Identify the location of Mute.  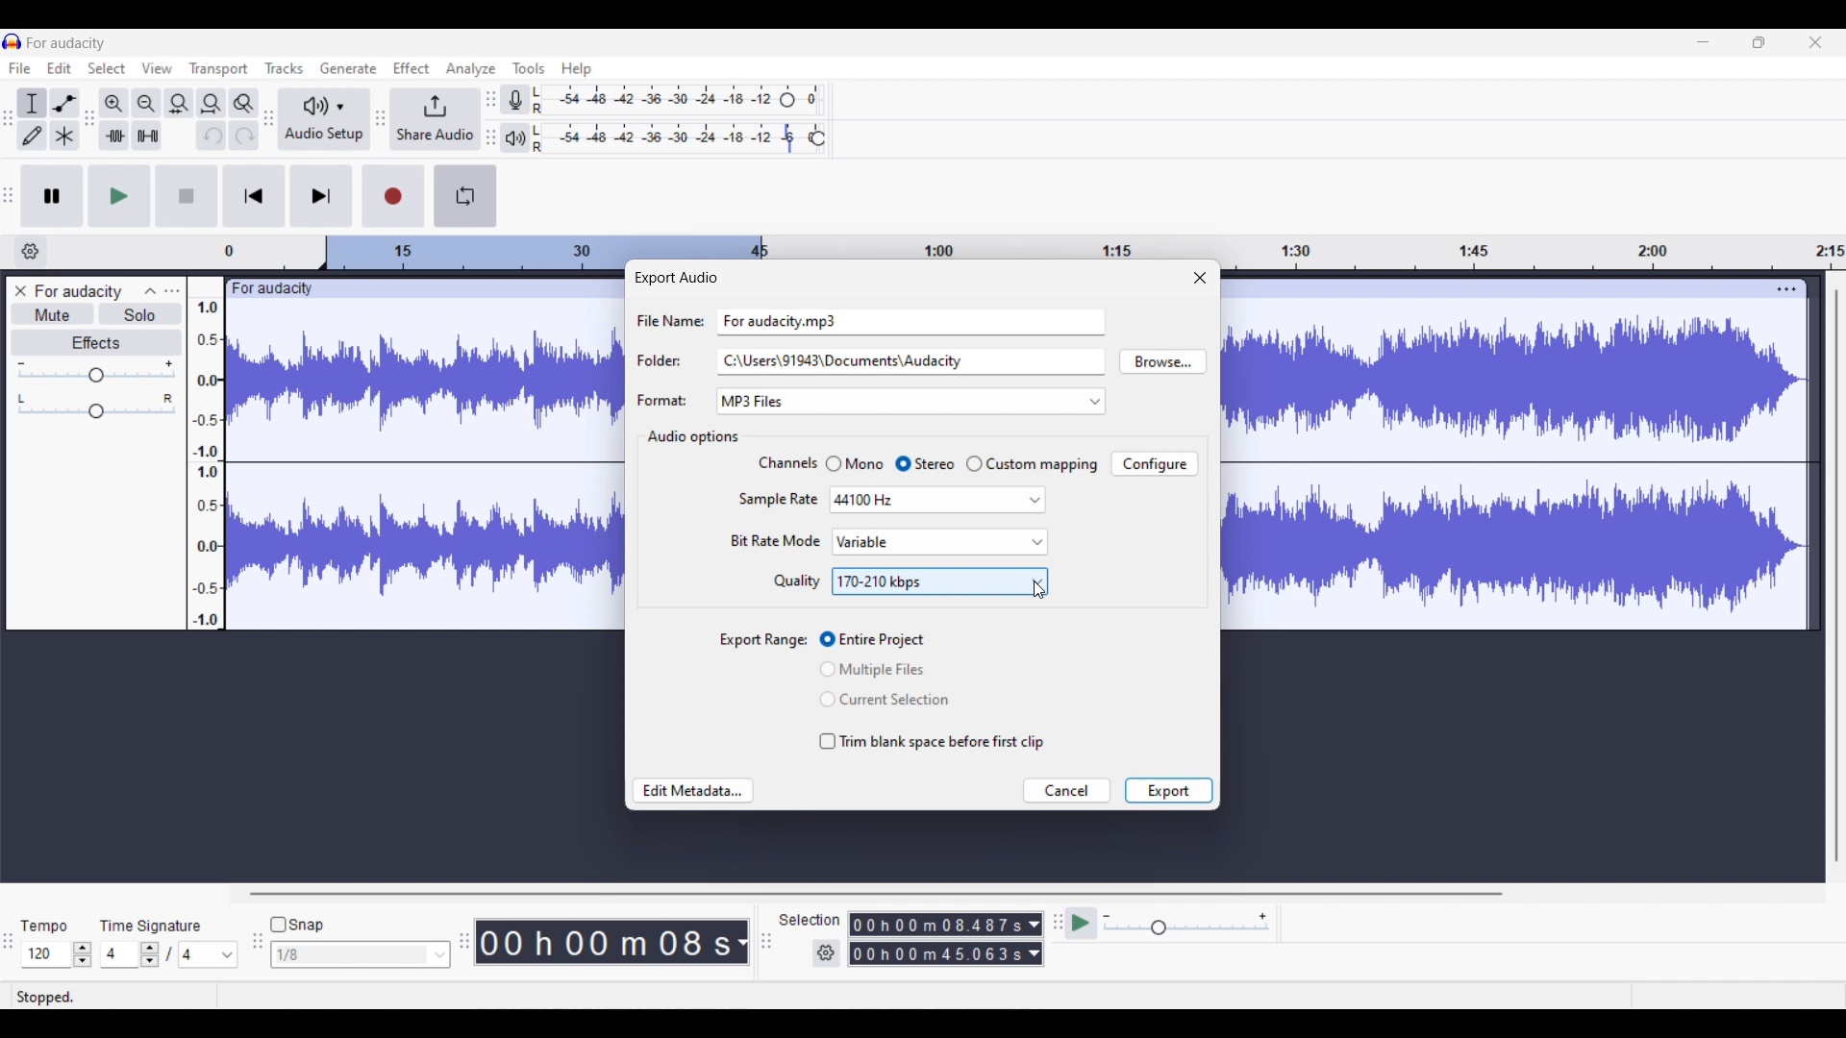
(54, 313).